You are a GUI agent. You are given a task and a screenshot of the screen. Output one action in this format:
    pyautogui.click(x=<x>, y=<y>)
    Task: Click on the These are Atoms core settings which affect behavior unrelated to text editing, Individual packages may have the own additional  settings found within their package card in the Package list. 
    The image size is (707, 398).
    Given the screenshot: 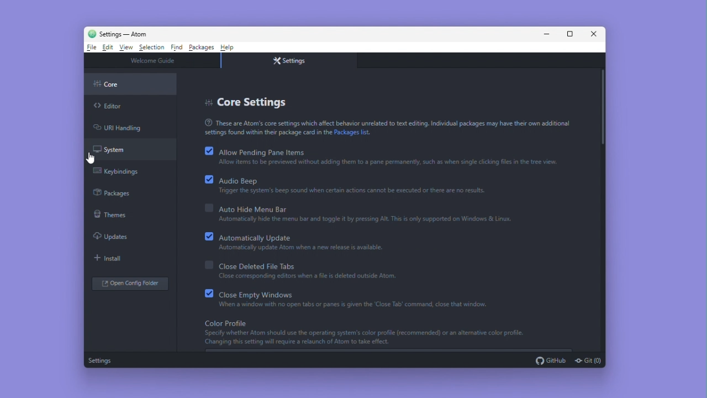 What is the action you would take?
    pyautogui.click(x=385, y=128)
    